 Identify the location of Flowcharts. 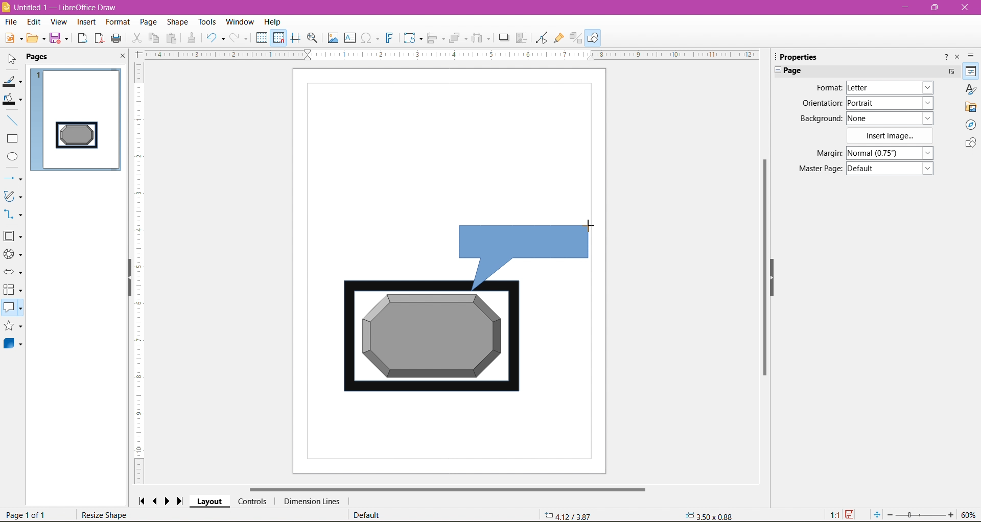
(13, 291).